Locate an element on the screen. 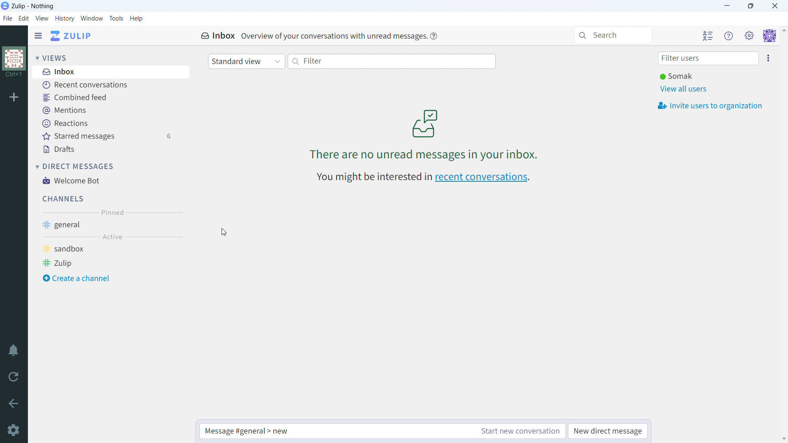 This screenshot has width=788, height=443. starred messages is located at coordinates (106, 137).